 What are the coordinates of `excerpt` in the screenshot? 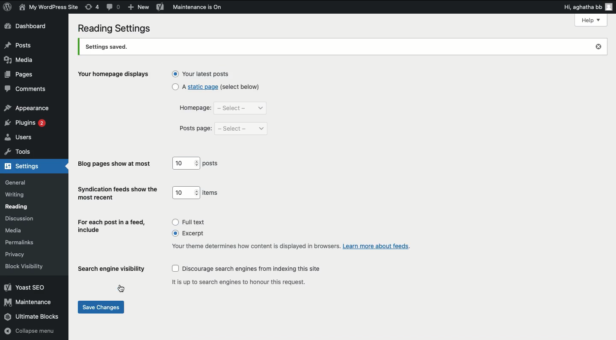 It's located at (190, 233).